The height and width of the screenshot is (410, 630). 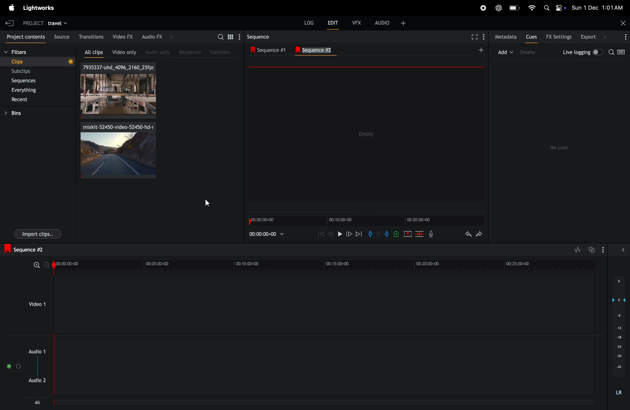 I want to click on add, so click(x=480, y=50).